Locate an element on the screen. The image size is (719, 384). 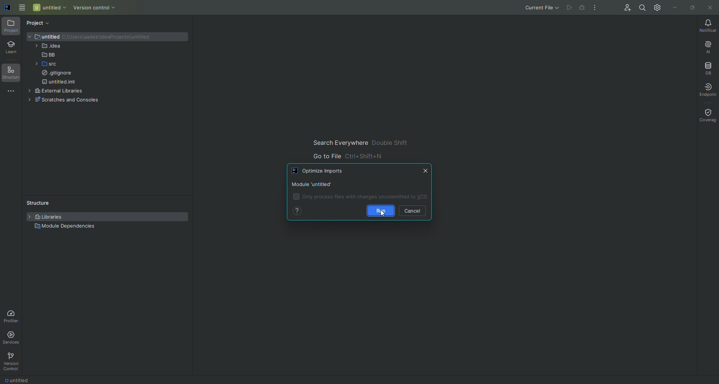
Learn is located at coordinates (11, 48).